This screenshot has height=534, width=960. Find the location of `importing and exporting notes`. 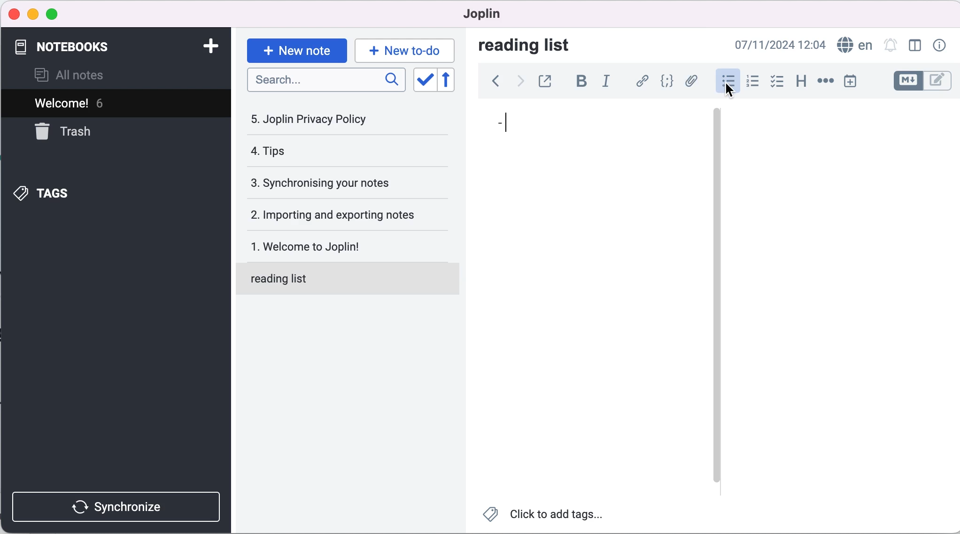

importing and exporting notes is located at coordinates (348, 215).